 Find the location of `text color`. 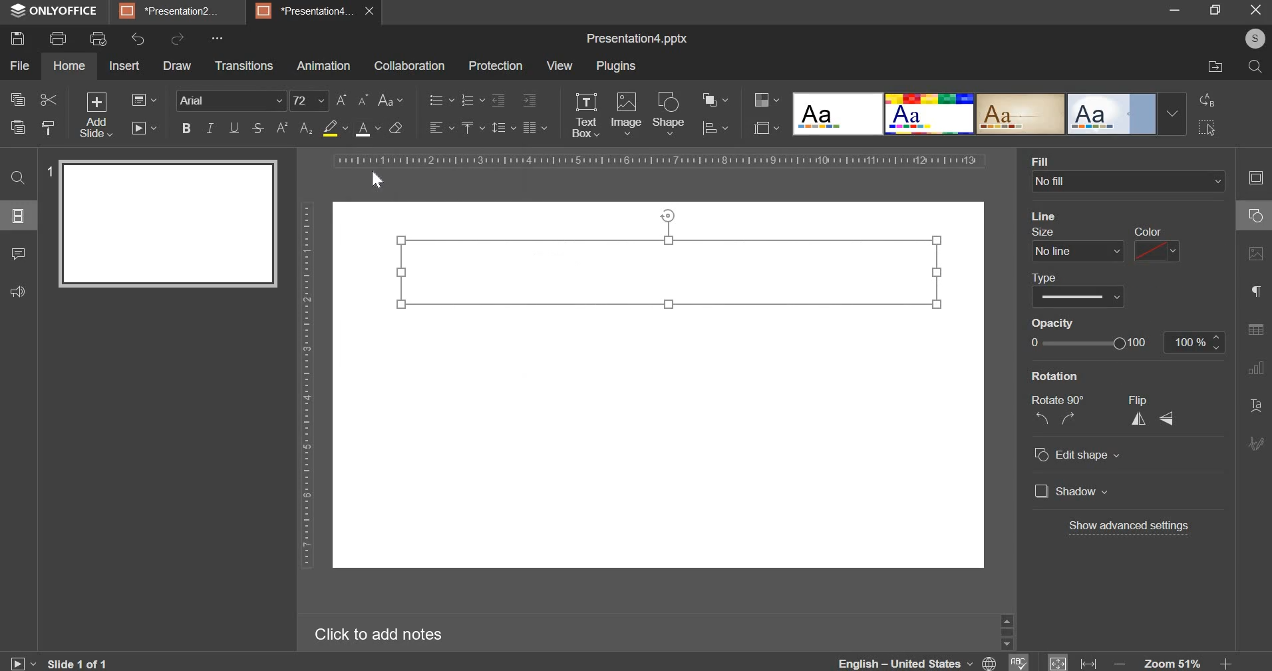

text color is located at coordinates (367, 129).